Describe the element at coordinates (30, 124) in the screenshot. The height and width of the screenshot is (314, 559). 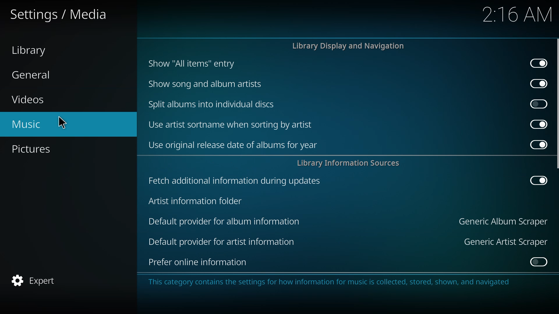
I see `music` at that location.